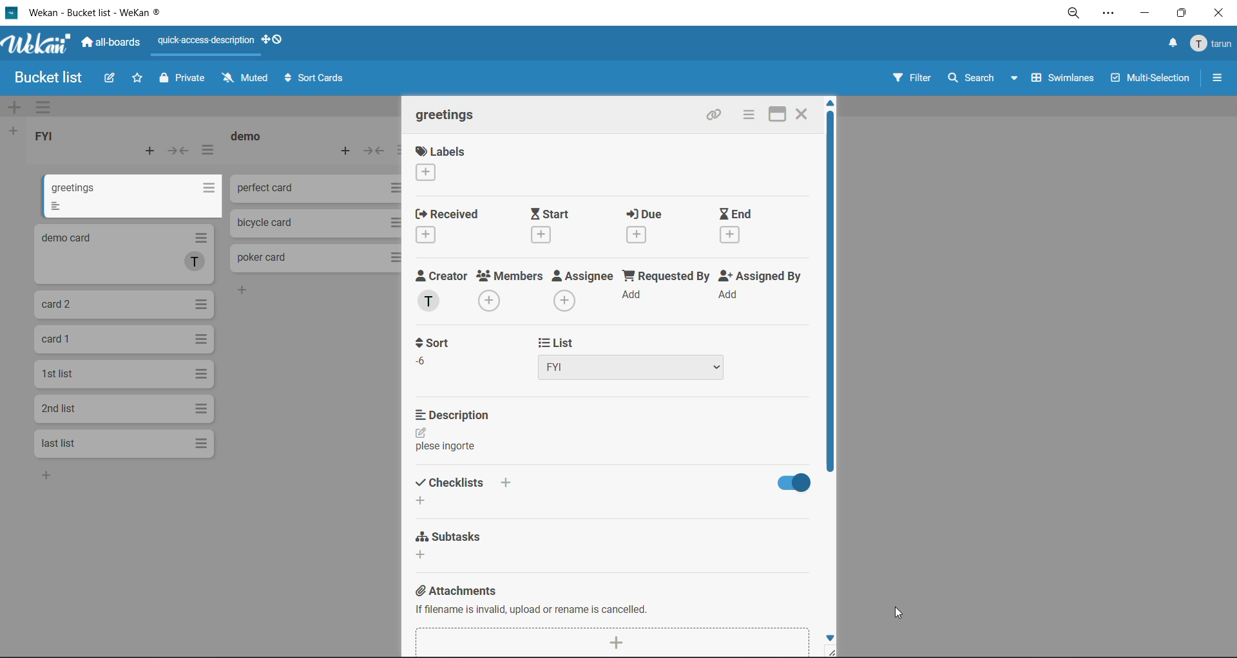  What do you see at coordinates (733, 225) in the screenshot?
I see `end` at bounding box center [733, 225].